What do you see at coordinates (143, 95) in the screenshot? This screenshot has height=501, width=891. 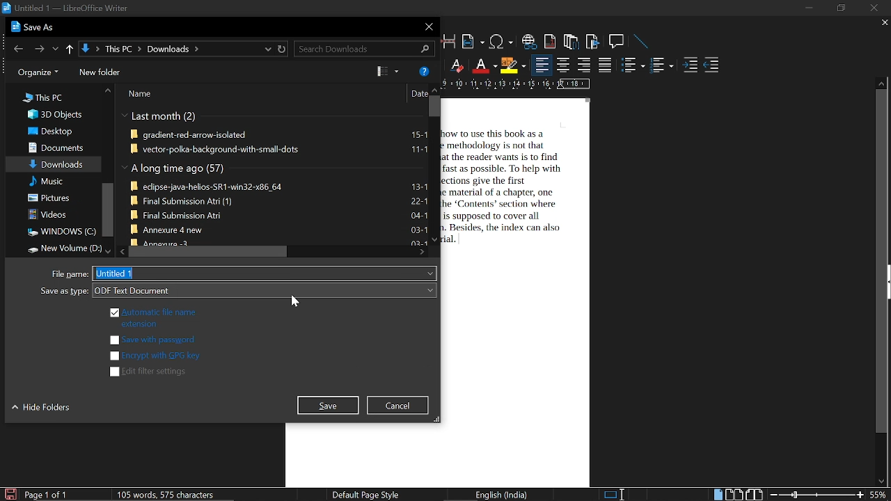 I see `Name` at bounding box center [143, 95].